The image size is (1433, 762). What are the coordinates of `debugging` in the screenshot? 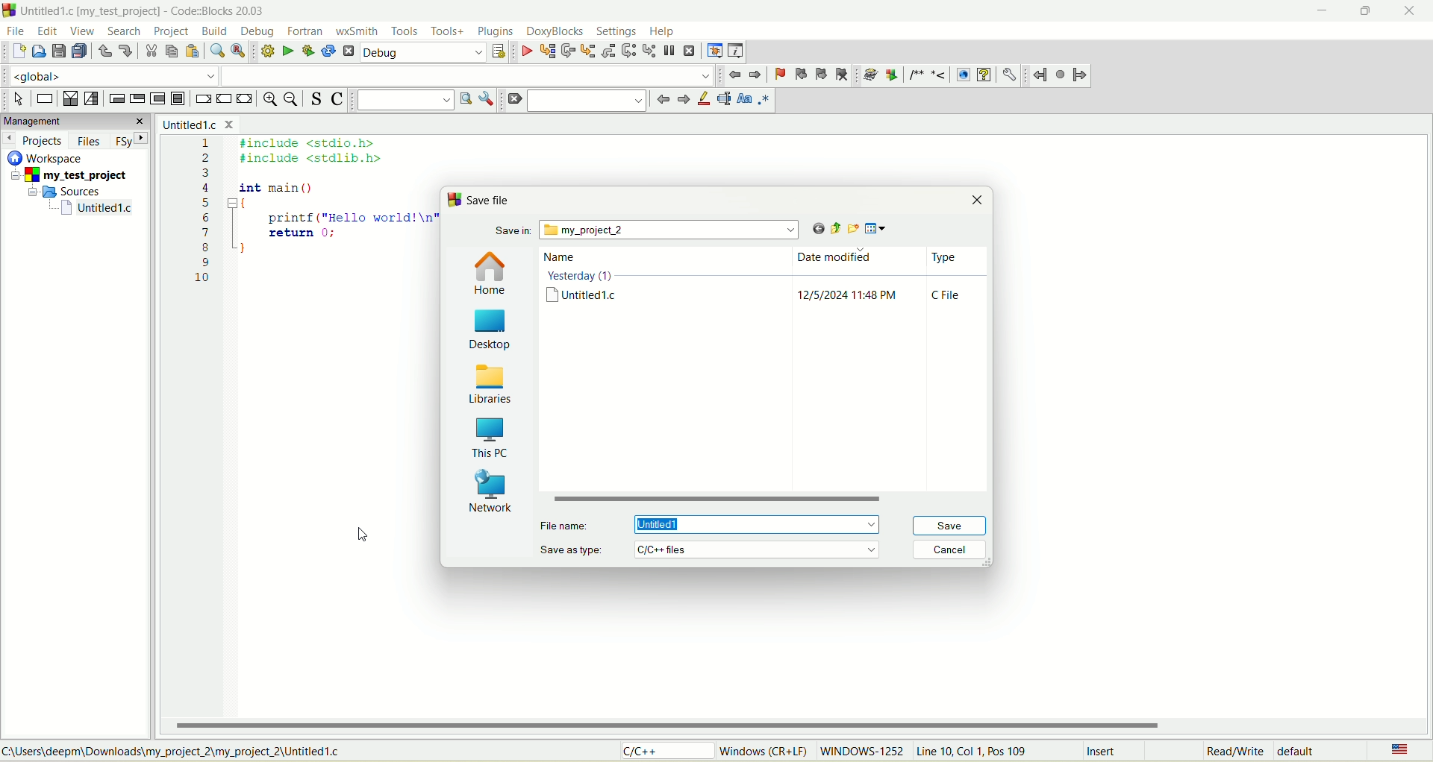 It's located at (714, 51).